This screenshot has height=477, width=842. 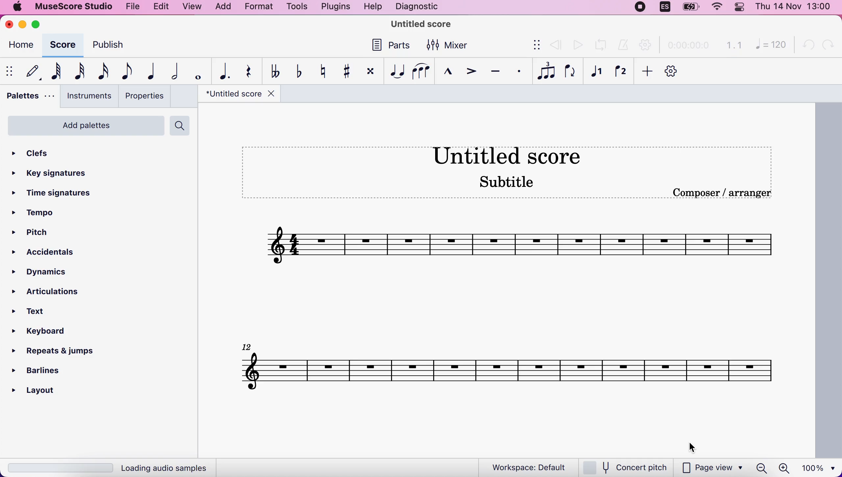 What do you see at coordinates (298, 8) in the screenshot?
I see `tools` at bounding box center [298, 8].